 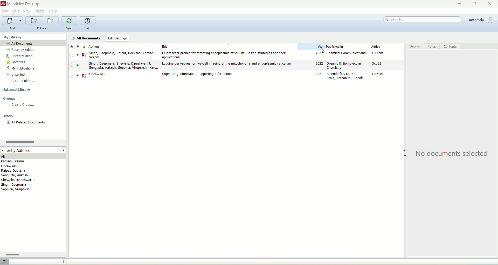 What do you see at coordinates (17, 90) in the screenshot?
I see `external library` at bounding box center [17, 90].